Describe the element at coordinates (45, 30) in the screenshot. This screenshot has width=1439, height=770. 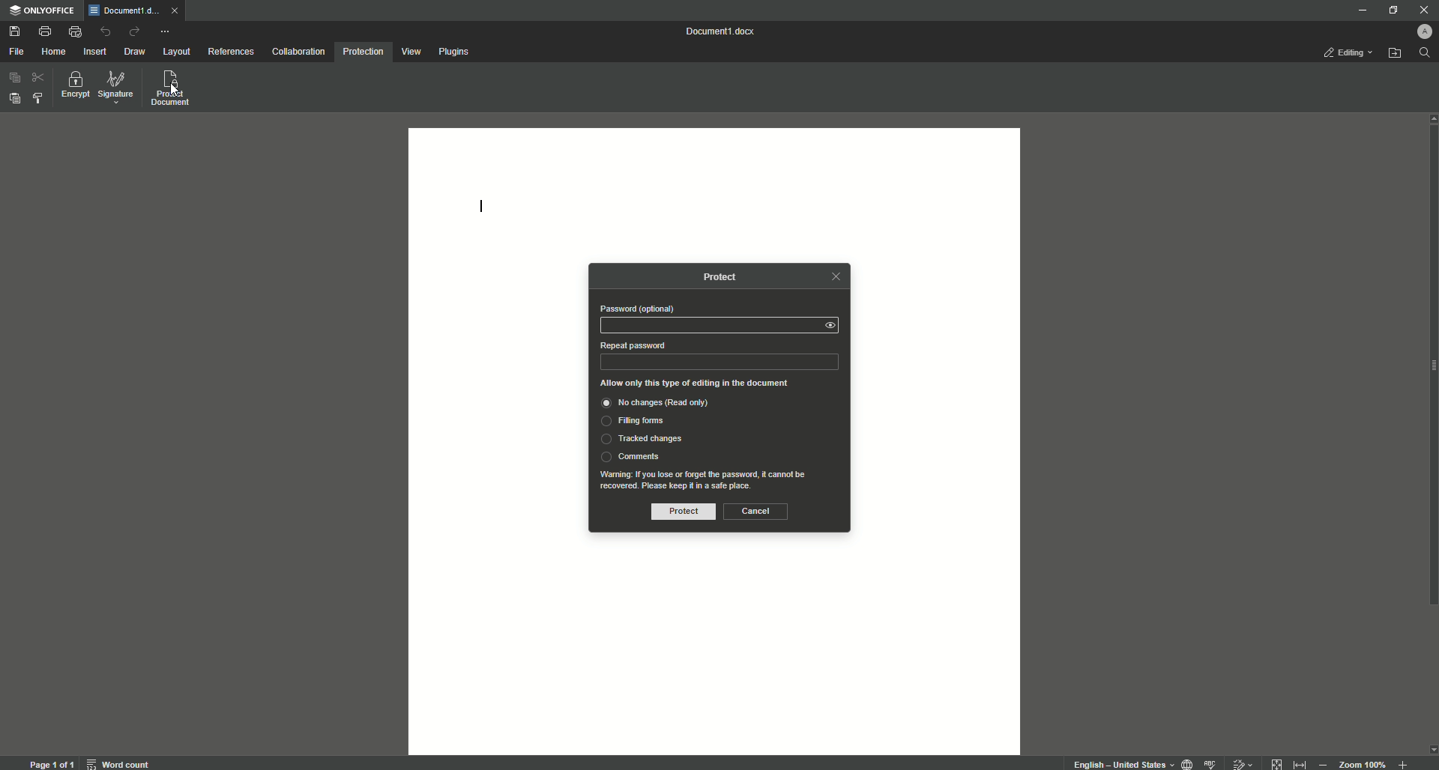
I see `Print` at that location.